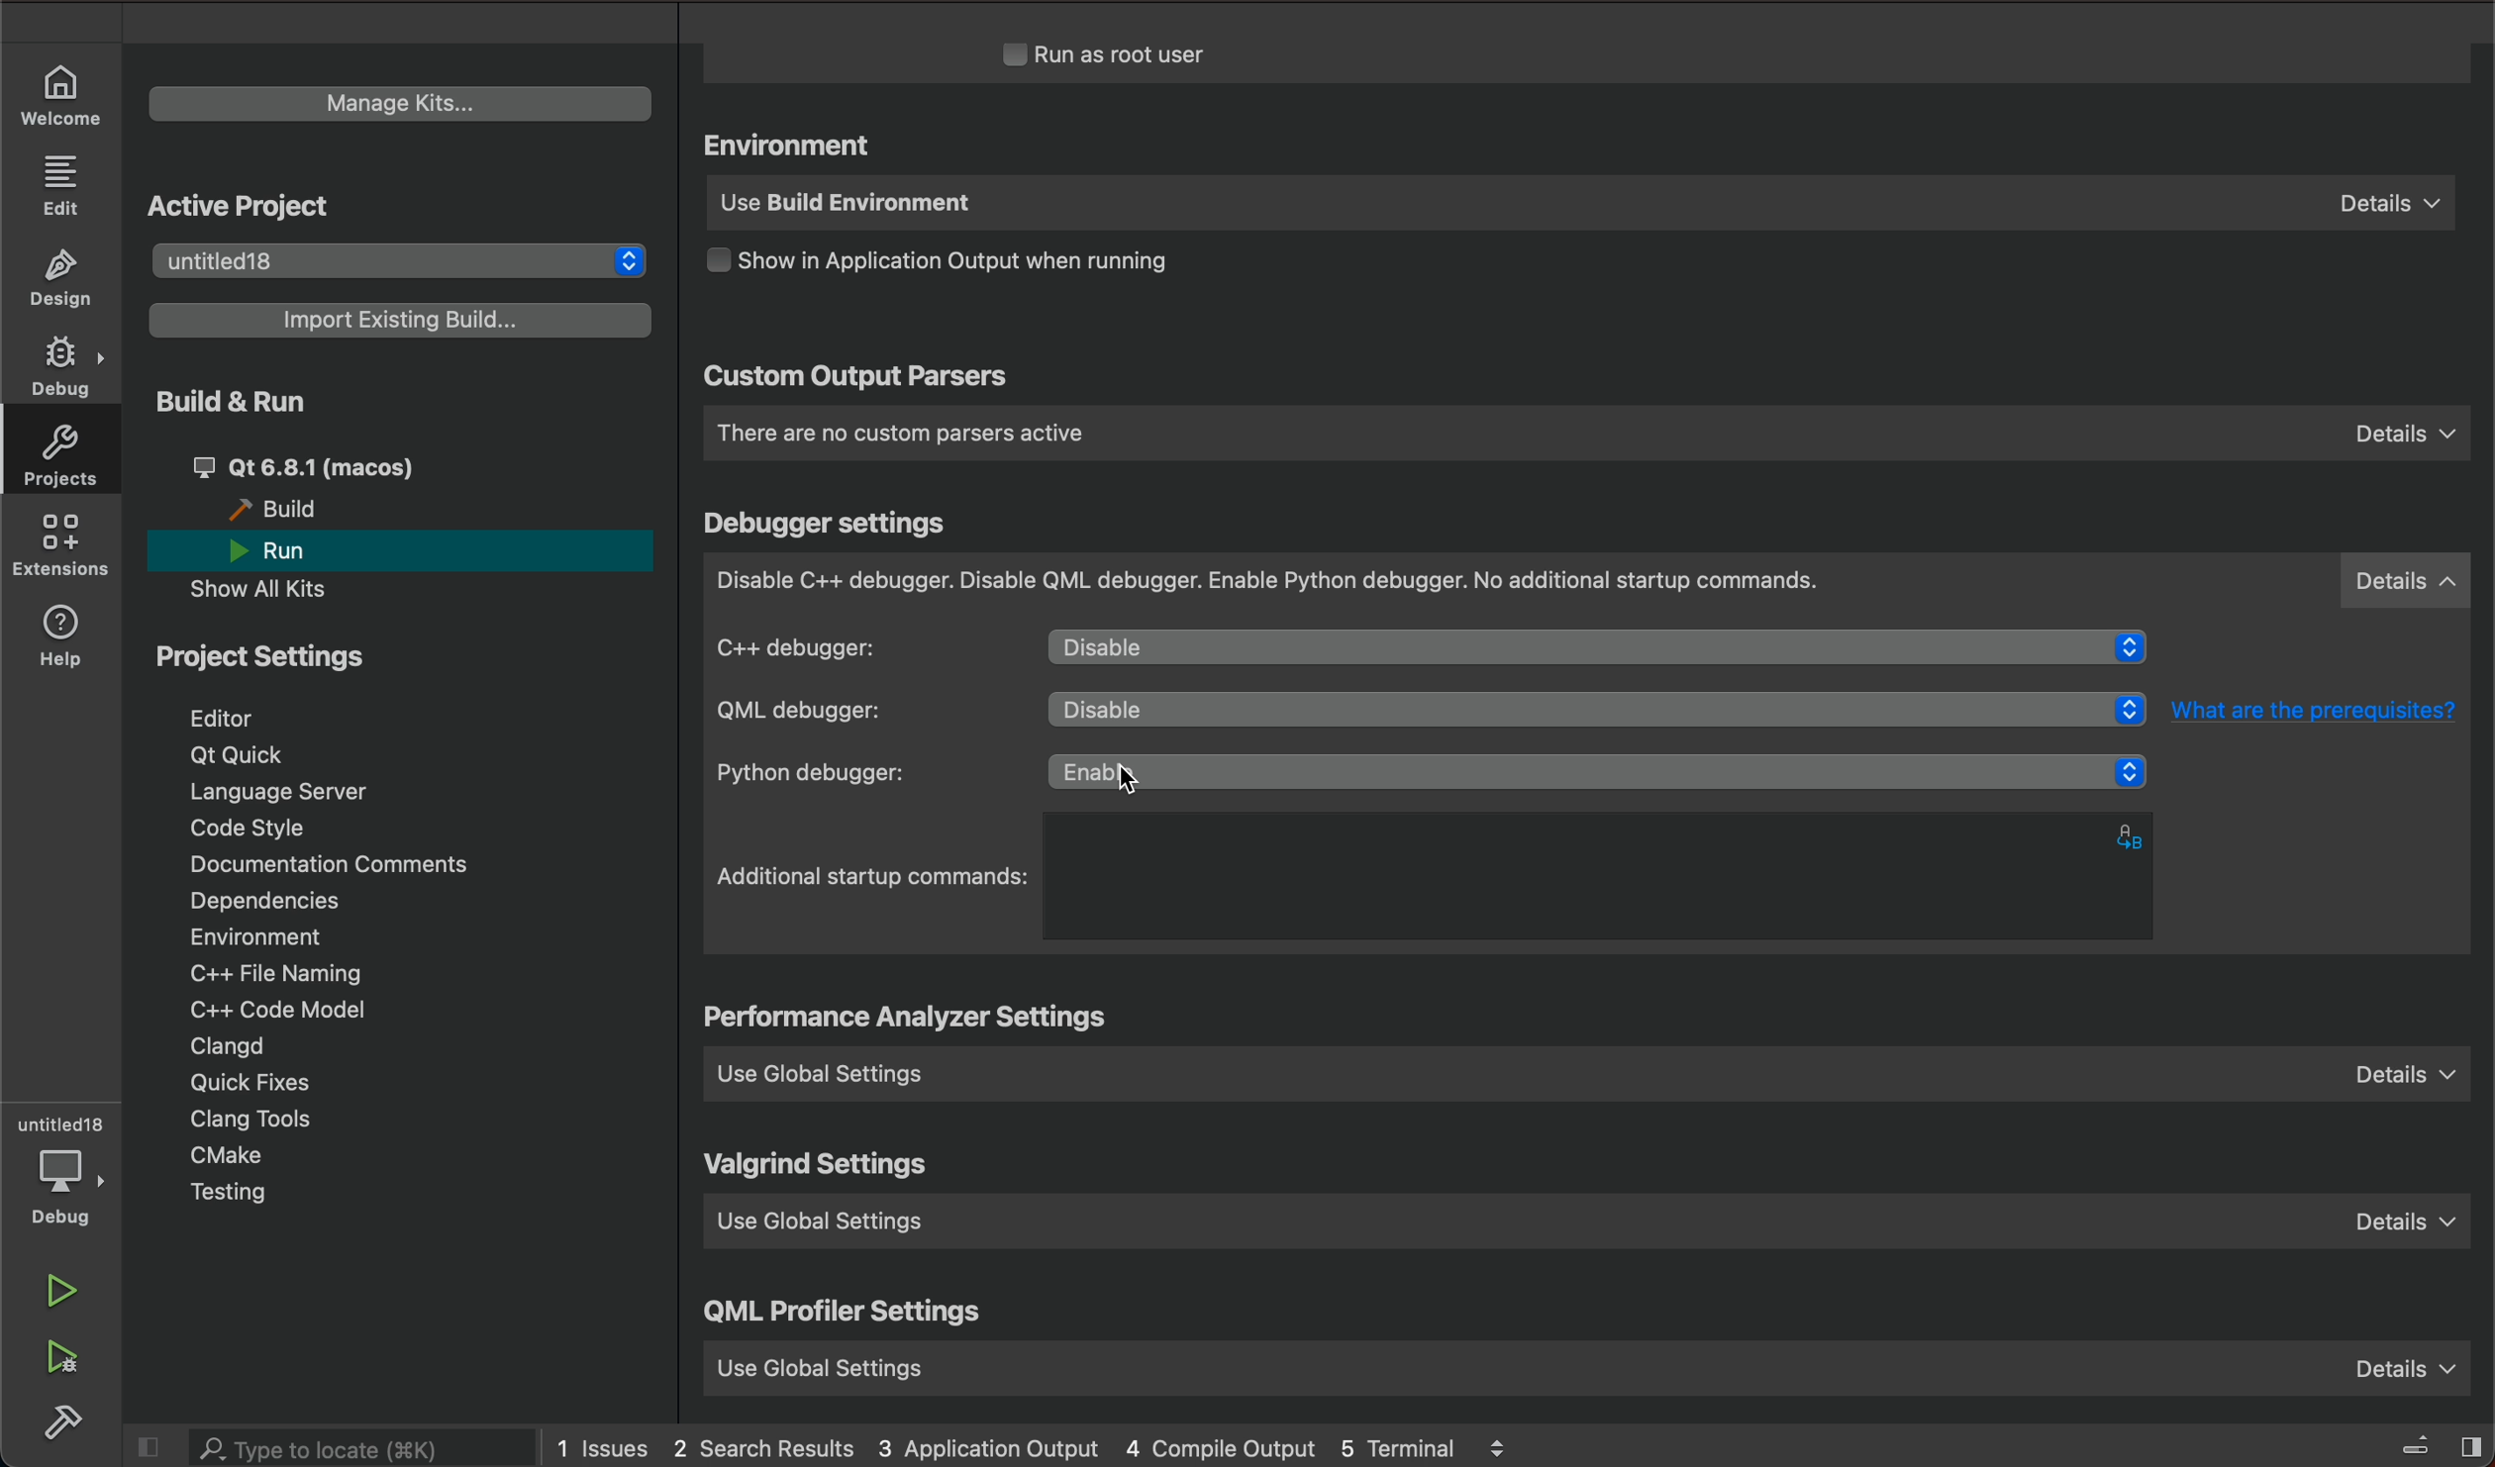  What do you see at coordinates (403, 319) in the screenshot?
I see `import ` at bounding box center [403, 319].